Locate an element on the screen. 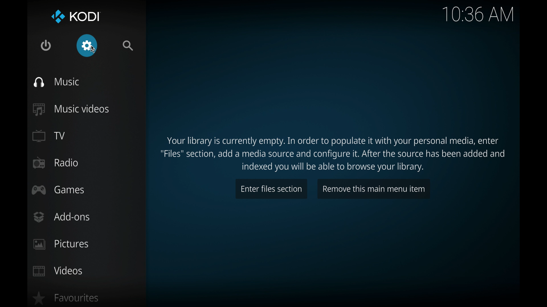  music is located at coordinates (56, 82).